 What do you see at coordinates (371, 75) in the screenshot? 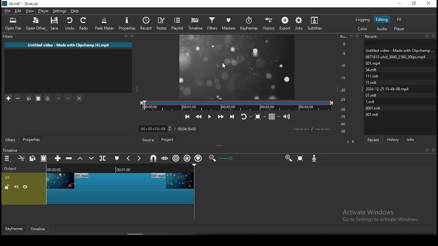
I see `files` at bounding box center [371, 75].